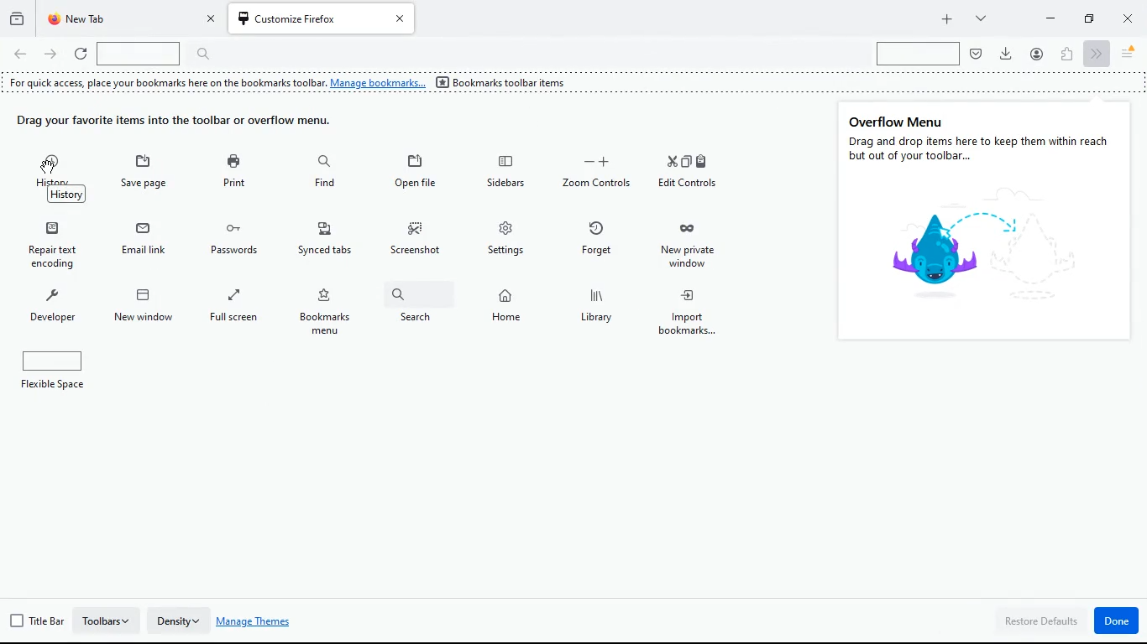  What do you see at coordinates (414, 174) in the screenshot?
I see `open file` at bounding box center [414, 174].